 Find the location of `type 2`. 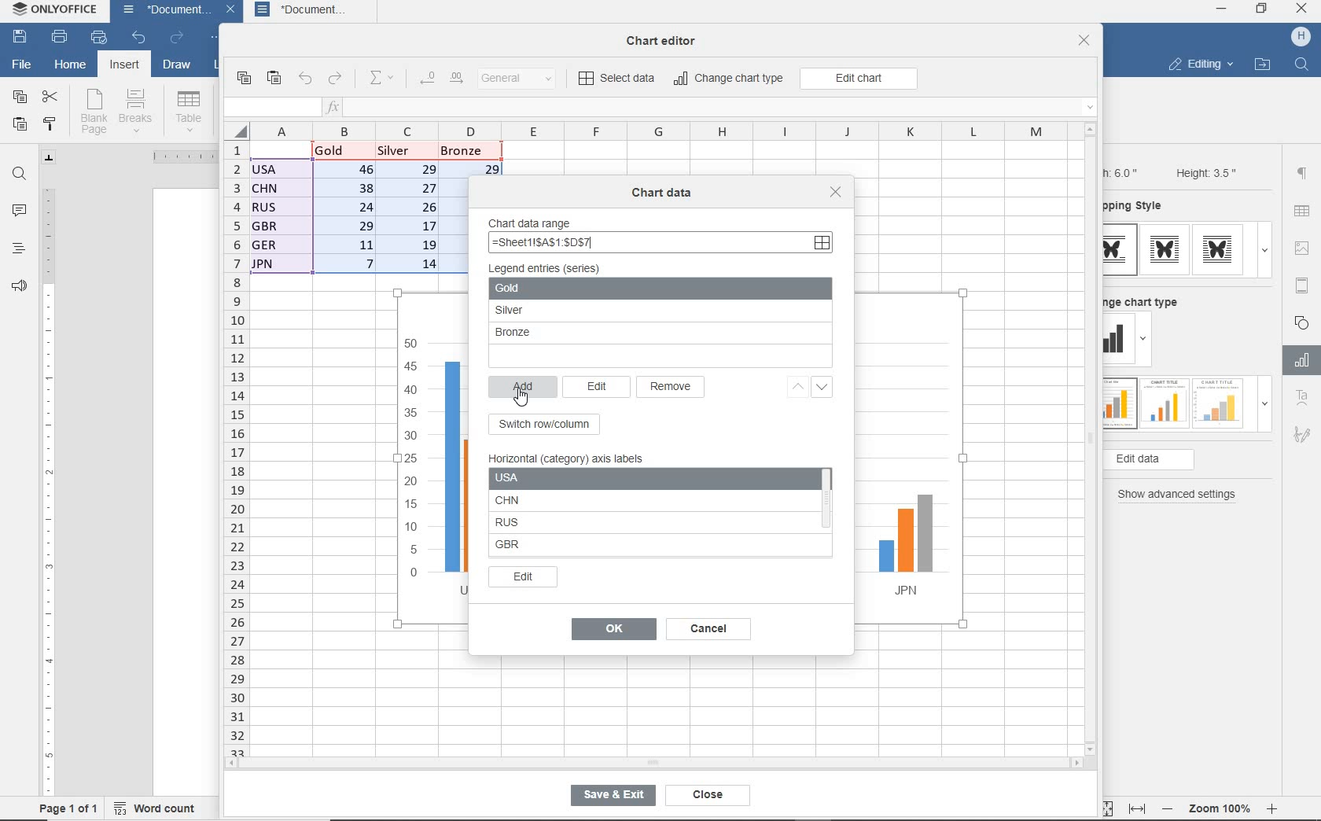

type 2 is located at coordinates (1165, 249).